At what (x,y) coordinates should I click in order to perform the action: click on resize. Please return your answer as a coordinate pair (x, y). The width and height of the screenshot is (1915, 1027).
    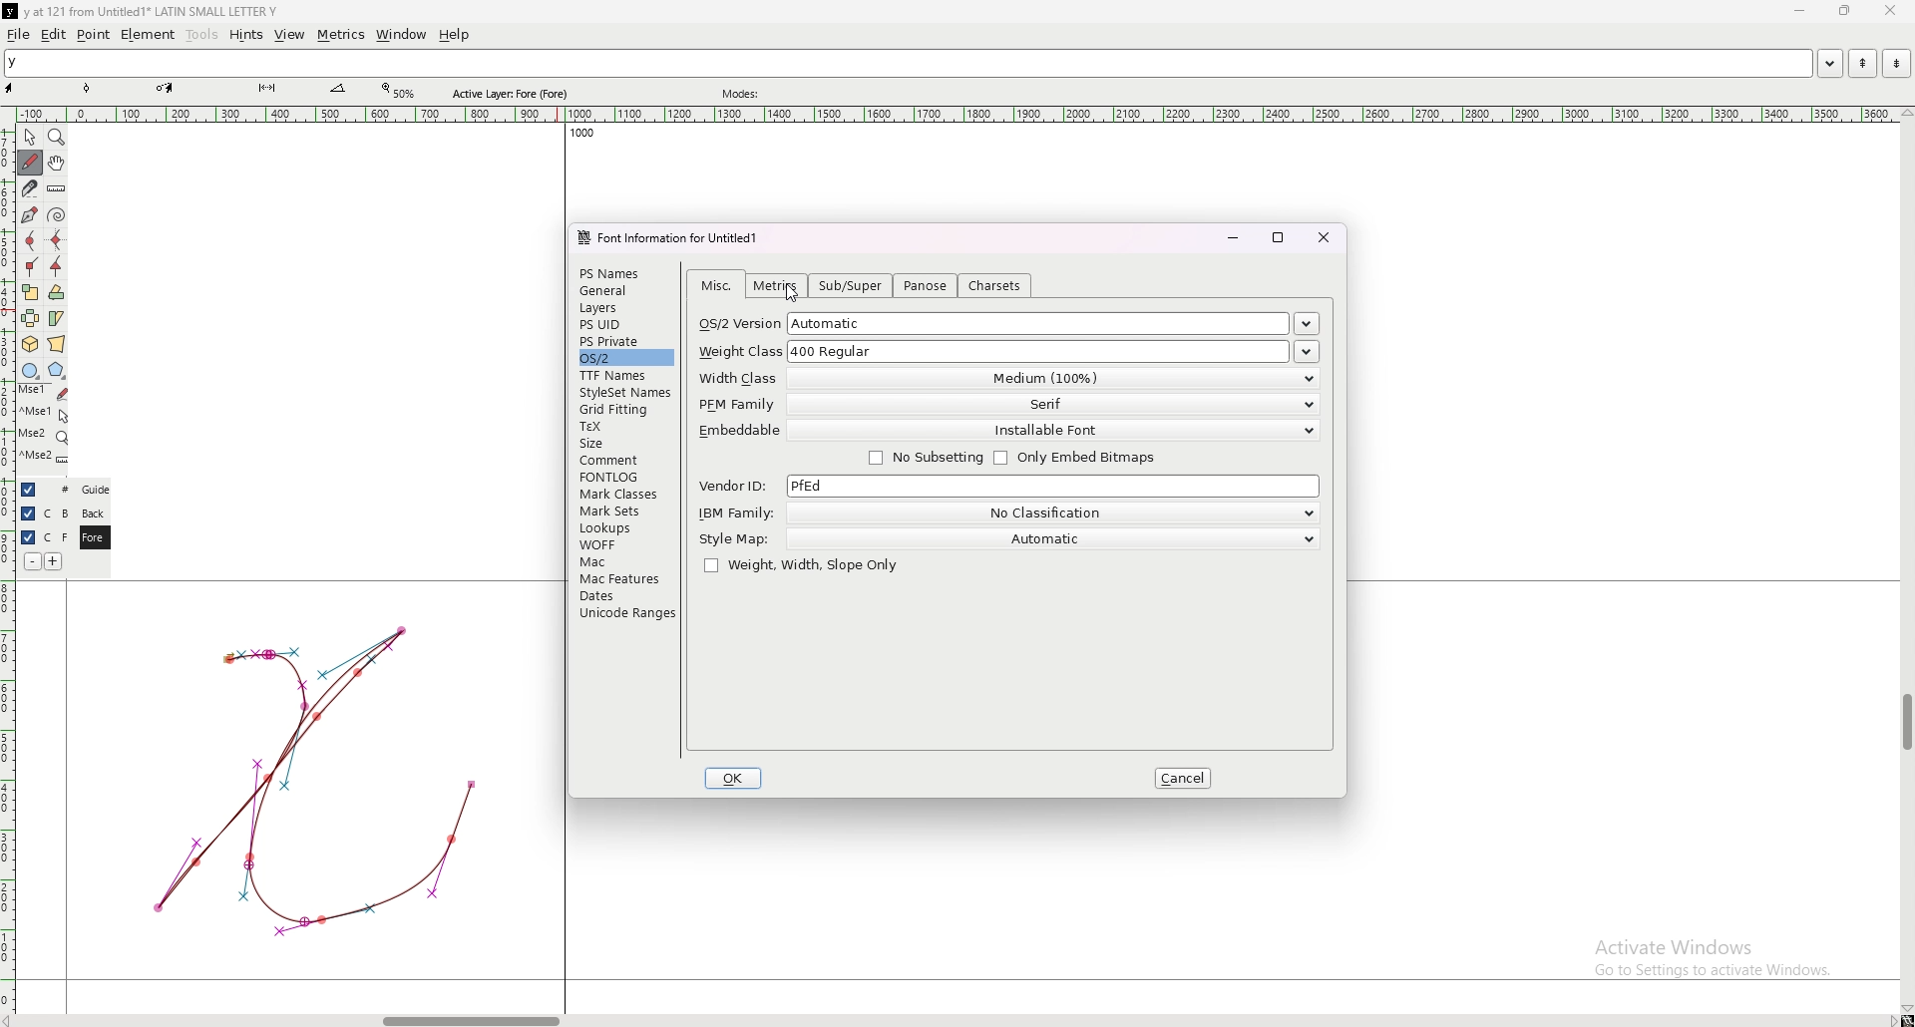
    Looking at the image, I should click on (1843, 11).